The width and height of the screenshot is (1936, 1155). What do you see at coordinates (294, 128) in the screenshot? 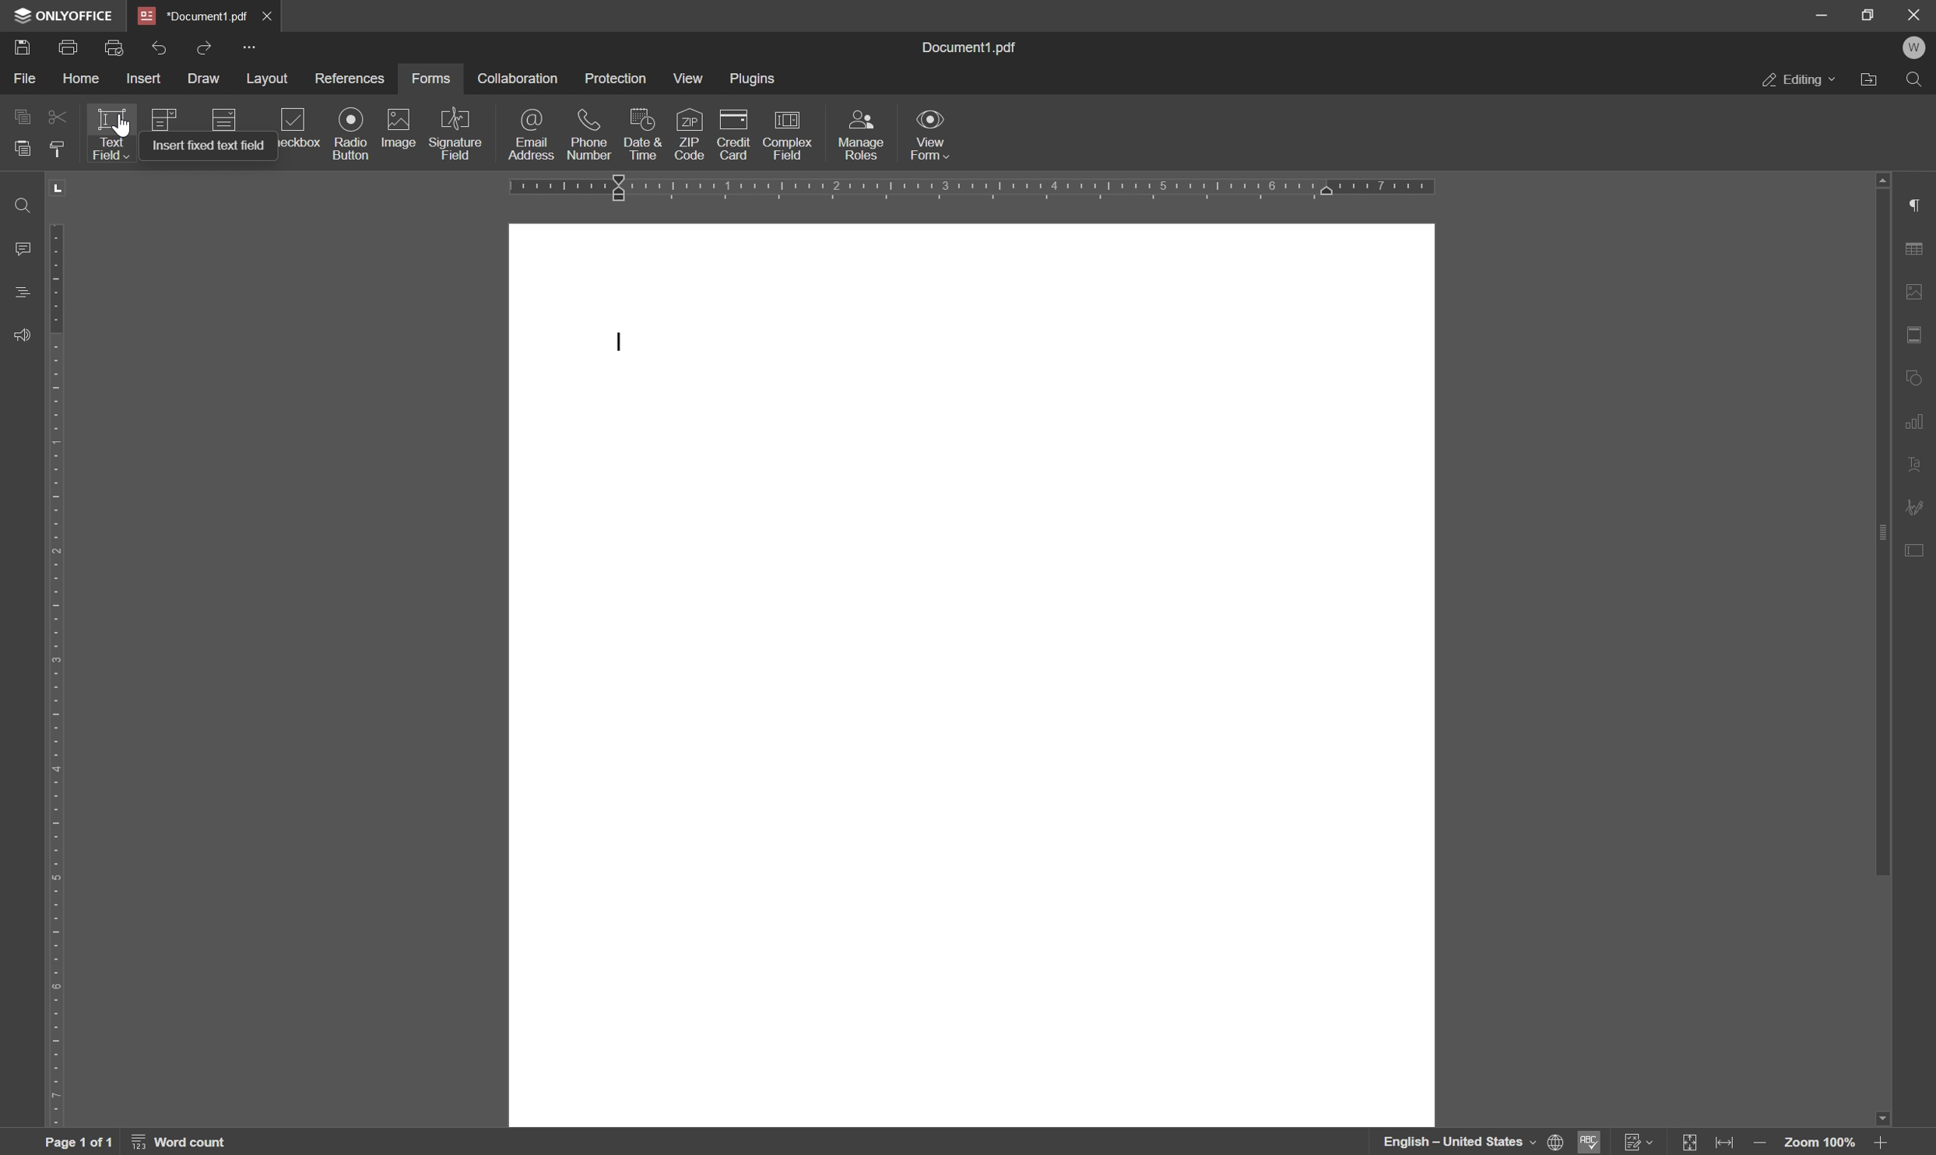
I see `checkbox` at bounding box center [294, 128].